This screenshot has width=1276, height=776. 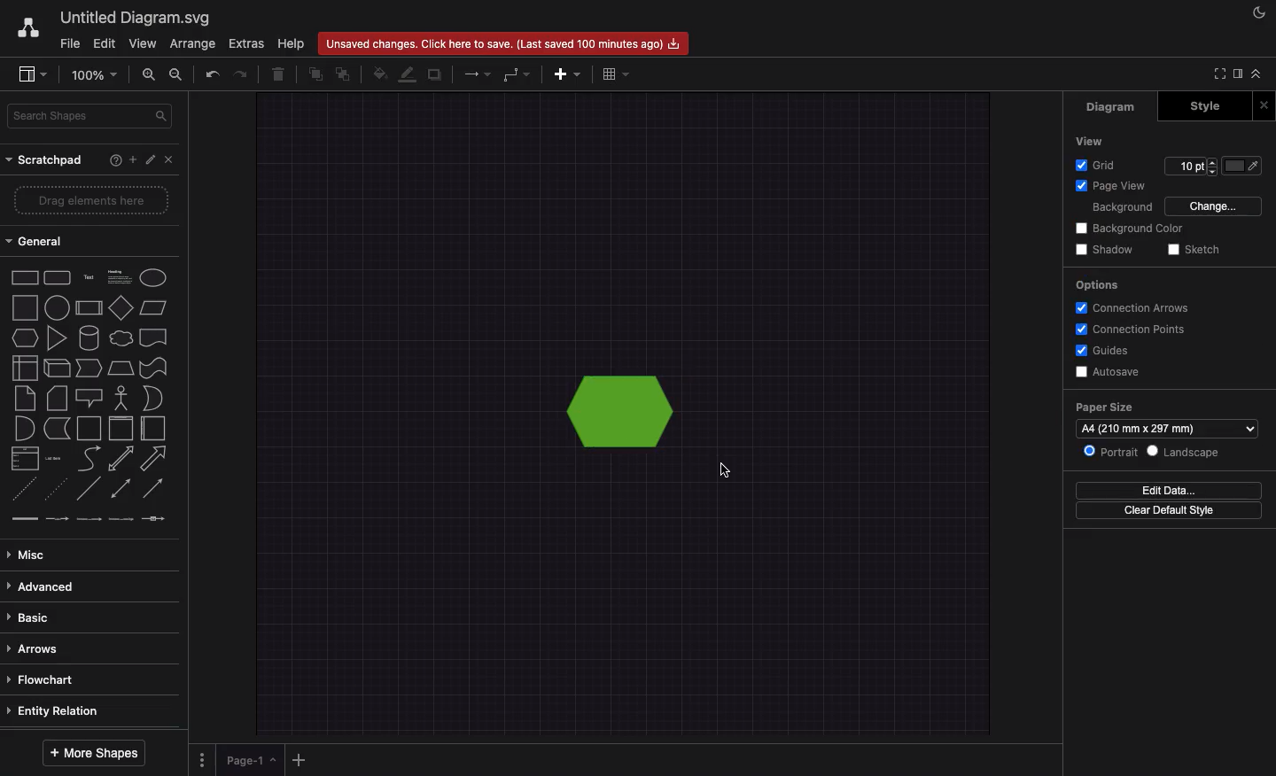 I want to click on Arrange, so click(x=192, y=44).